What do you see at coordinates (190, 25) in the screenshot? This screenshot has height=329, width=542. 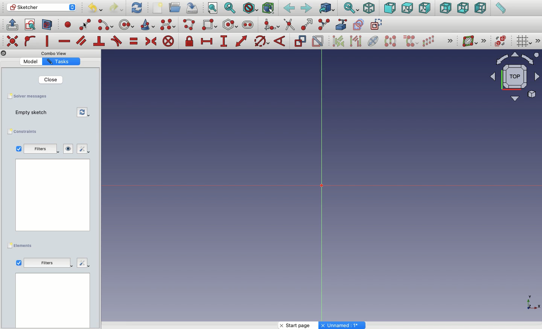 I see `Polyline` at bounding box center [190, 25].